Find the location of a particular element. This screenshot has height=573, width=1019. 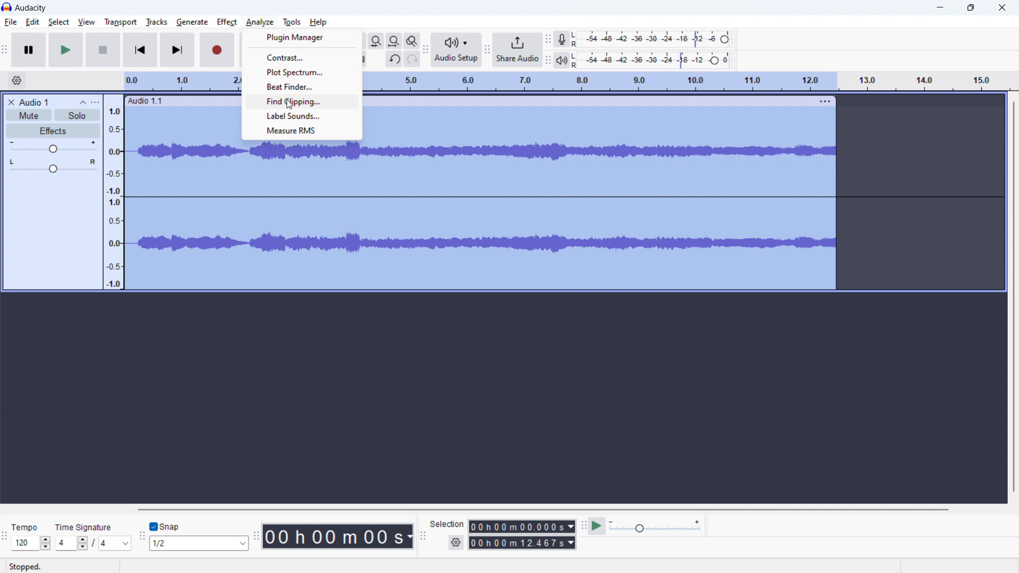

recording level is located at coordinates (651, 39).